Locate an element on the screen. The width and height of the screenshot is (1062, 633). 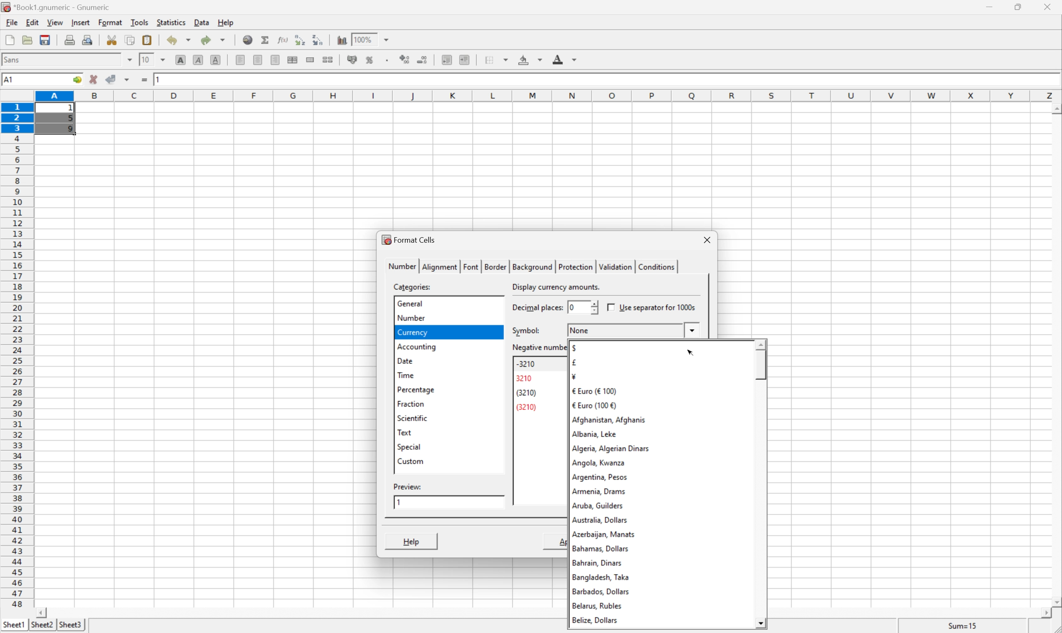
file is located at coordinates (10, 21).